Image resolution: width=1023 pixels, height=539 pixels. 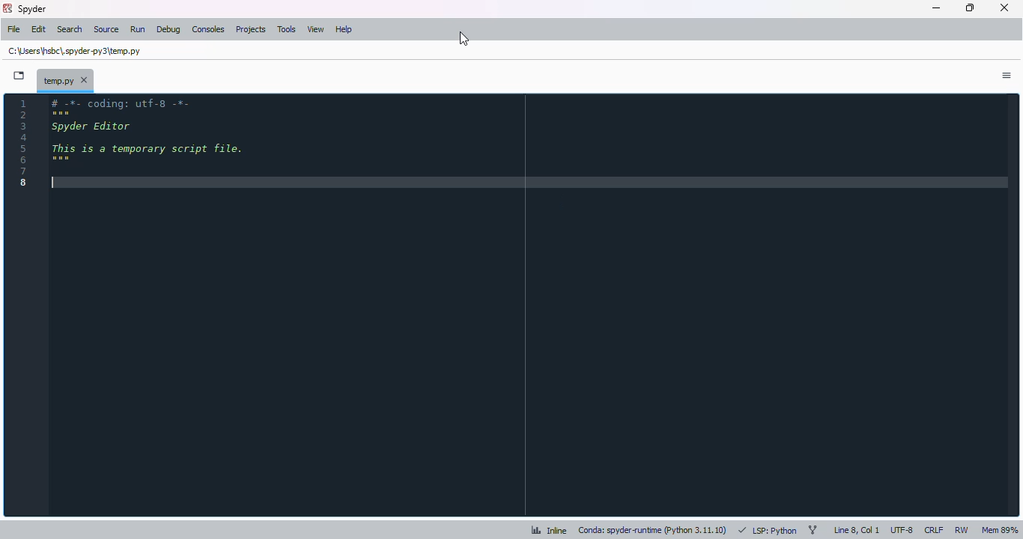 What do you see at coordinates (1007, 76) in the screenshot?
I see `options` at bounding box center [1007, 76].